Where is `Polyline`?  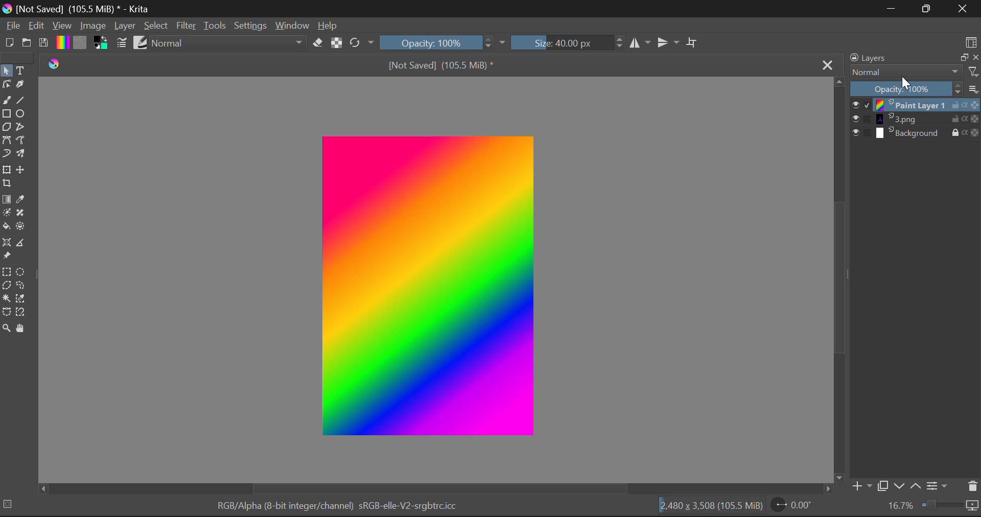
Polyline is located at coordinates (22, 127).